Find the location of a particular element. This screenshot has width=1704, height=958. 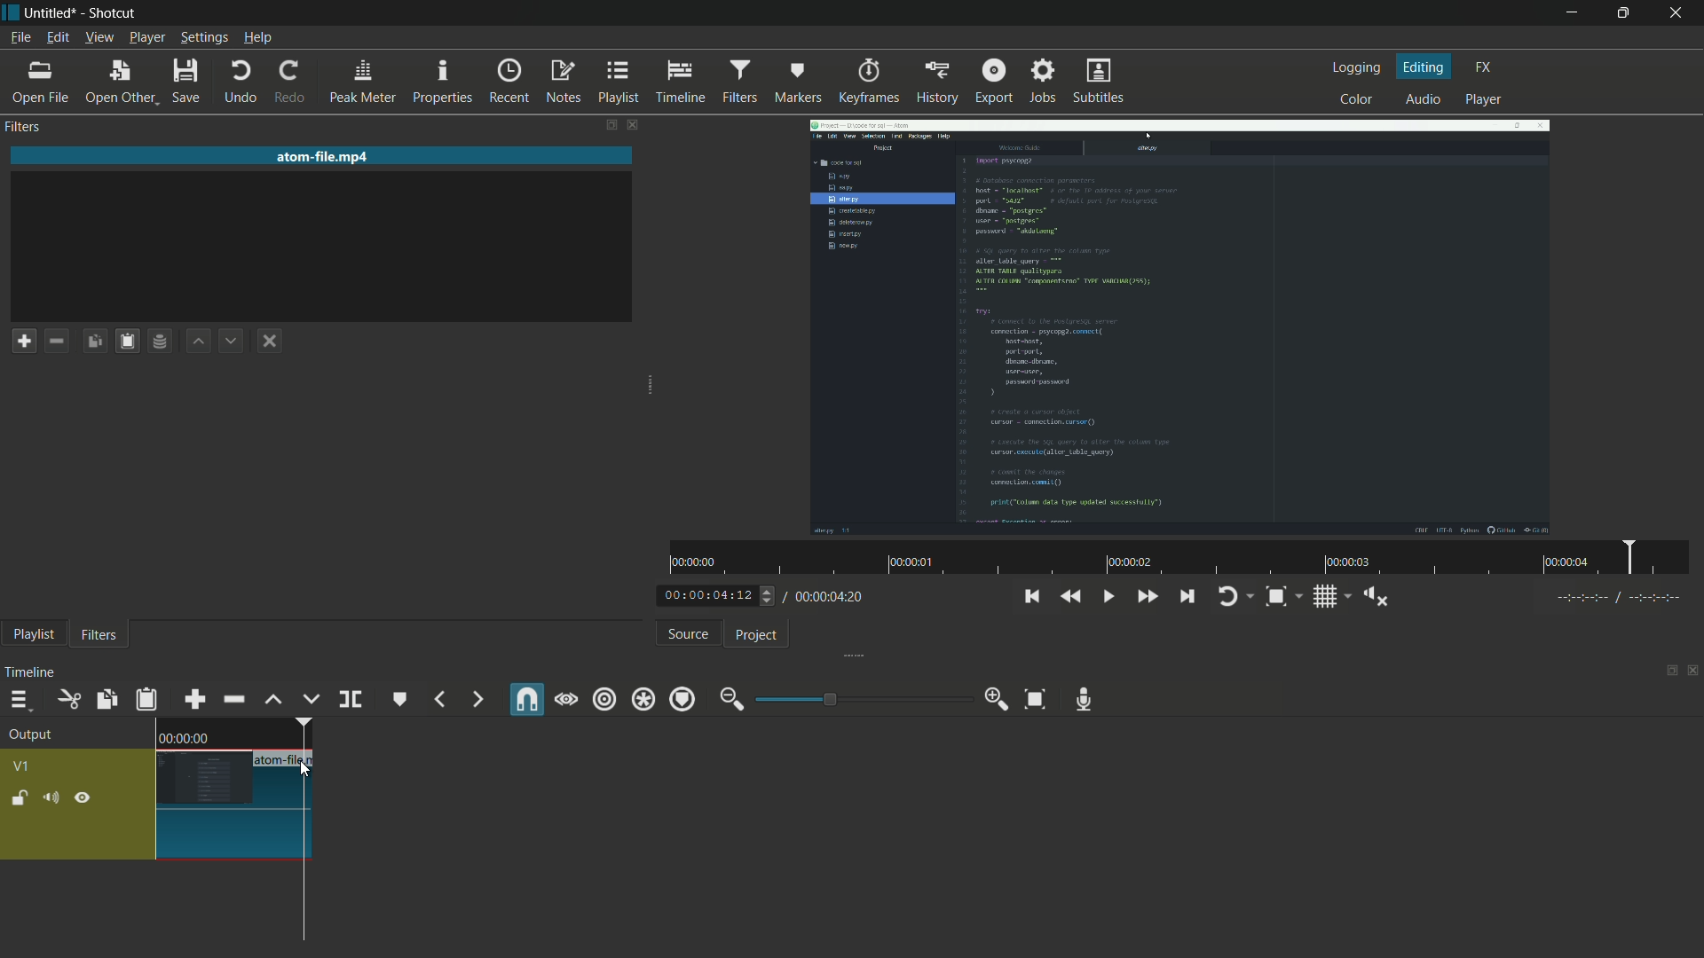

skip to the previous point is located at coordinates (1035, 597).